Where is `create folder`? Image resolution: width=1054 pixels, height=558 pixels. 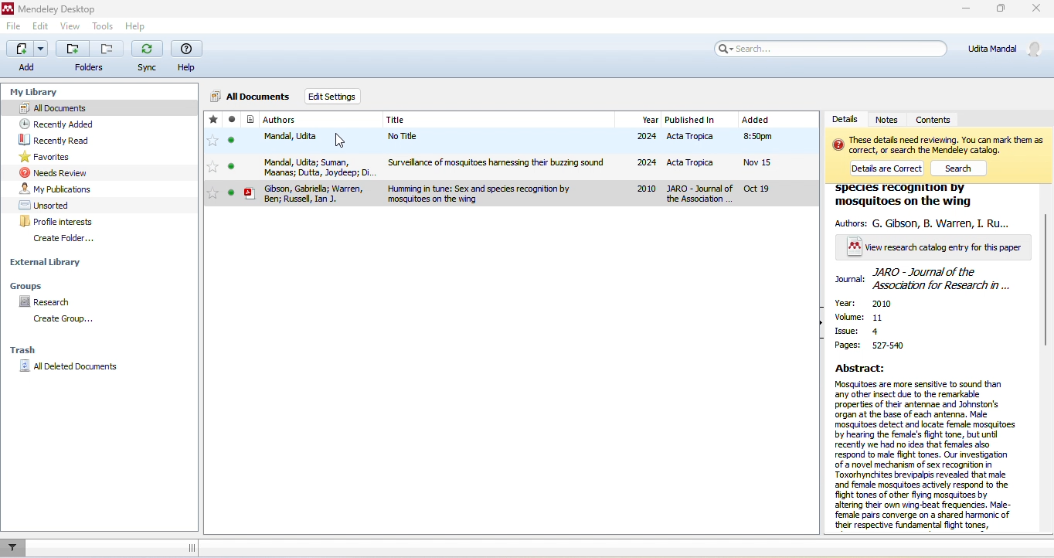
create folder is located at coordinates (78, 240).